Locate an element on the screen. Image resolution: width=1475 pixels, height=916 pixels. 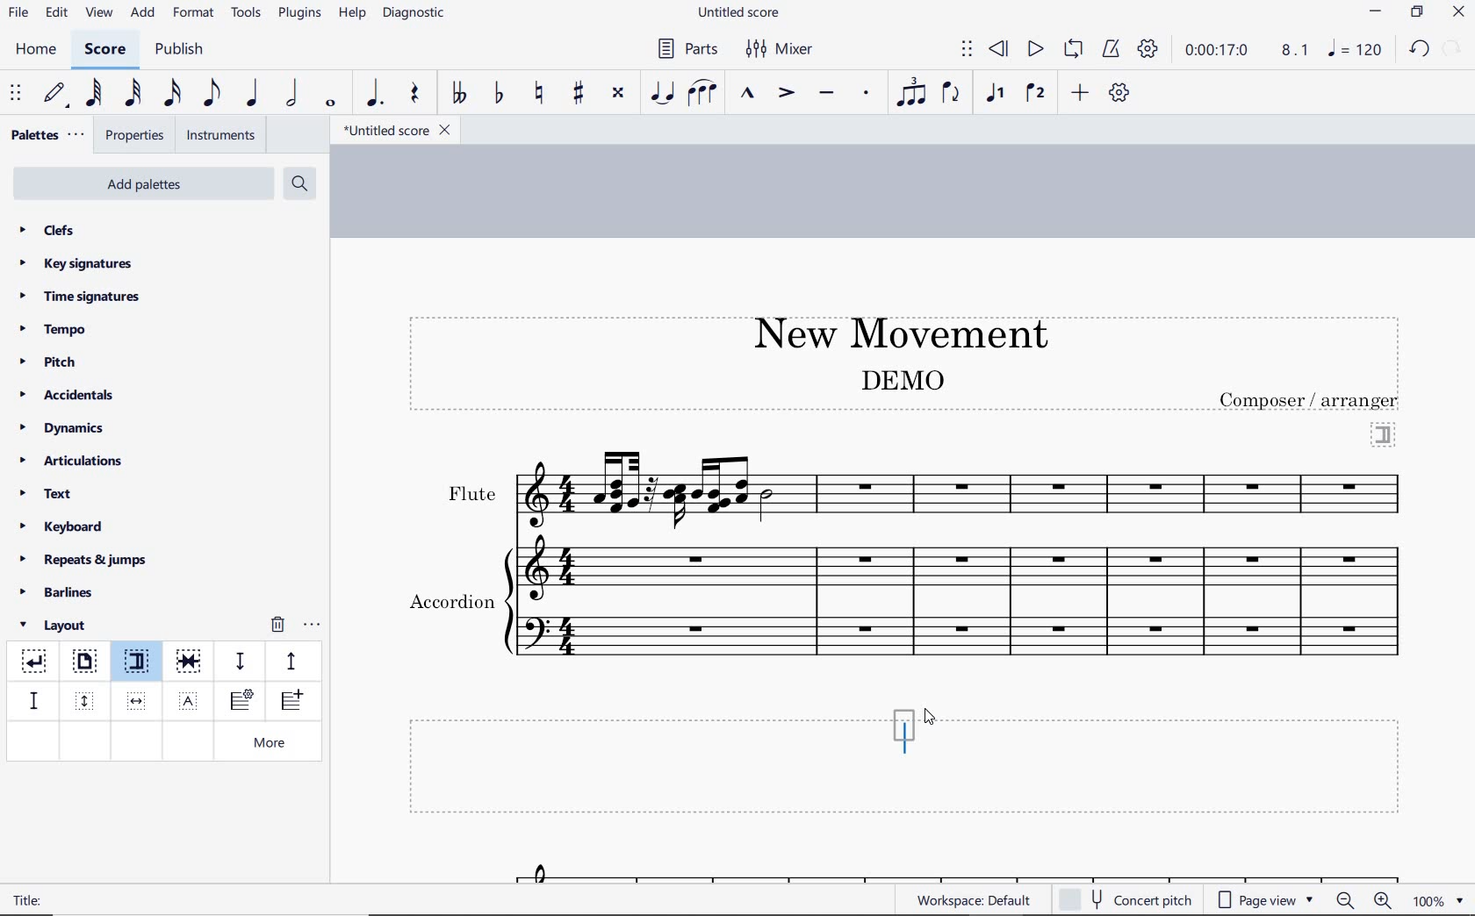
file name is located at coordinates (741, 13).